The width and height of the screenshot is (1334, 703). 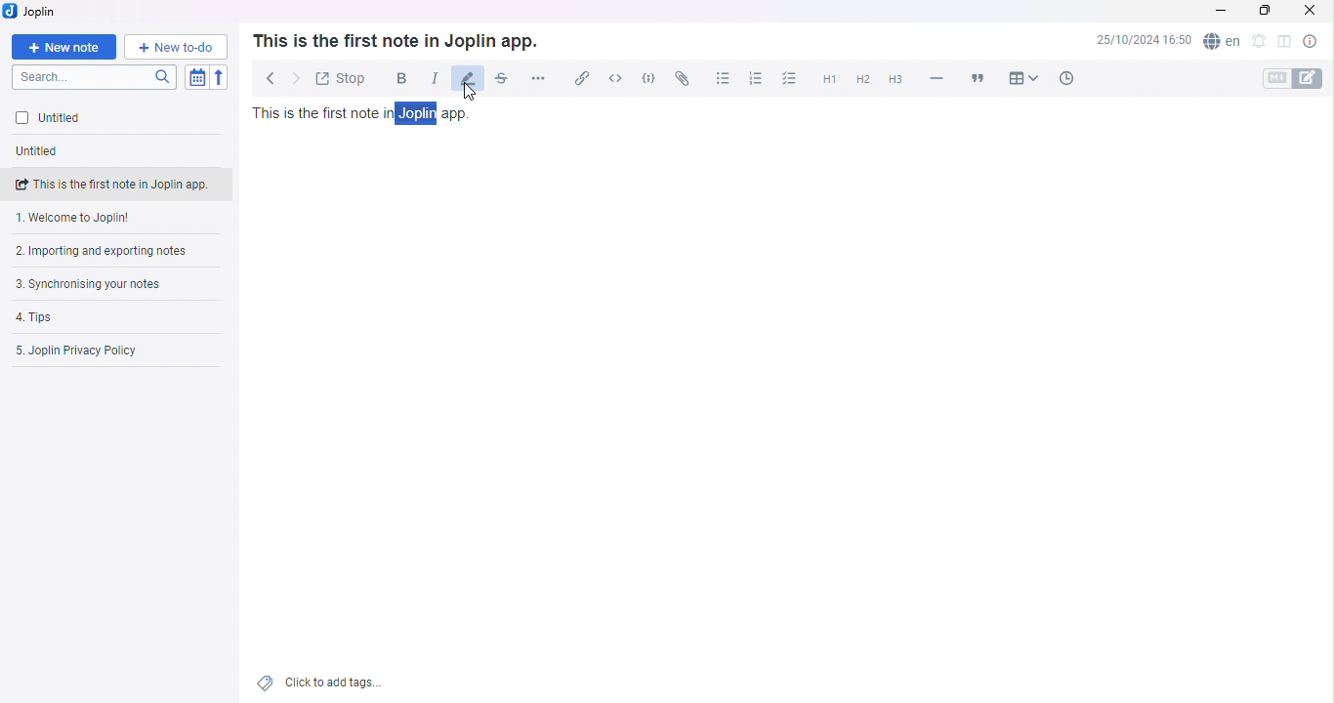 I want to click on Inline Code, so click(x=613, y=78).